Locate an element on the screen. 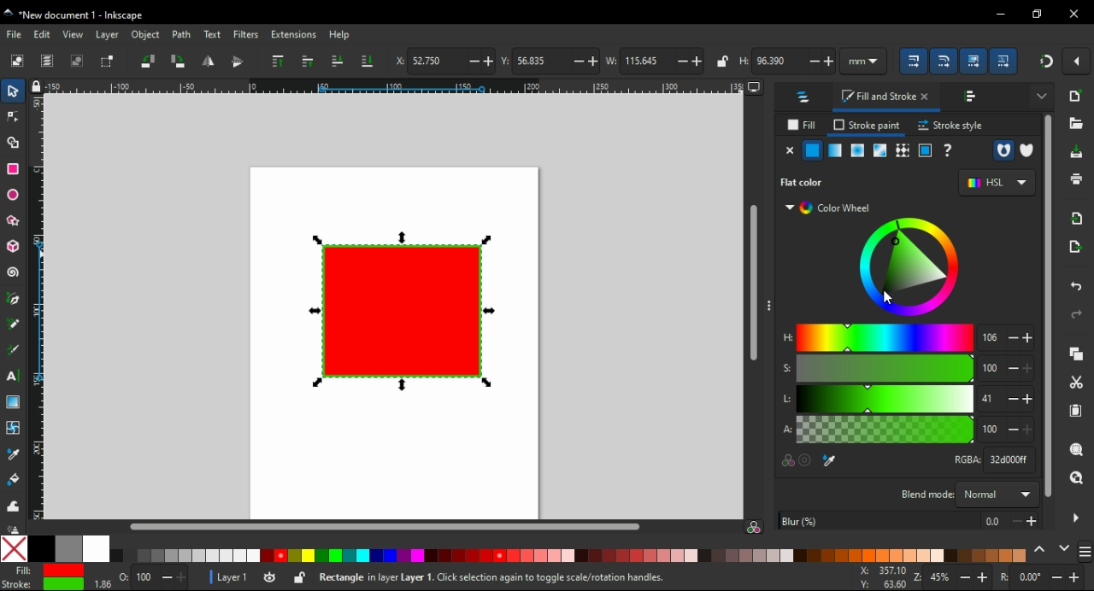 This screenshot has width=1094, height=591. logo is located at coordinates (9, 13).